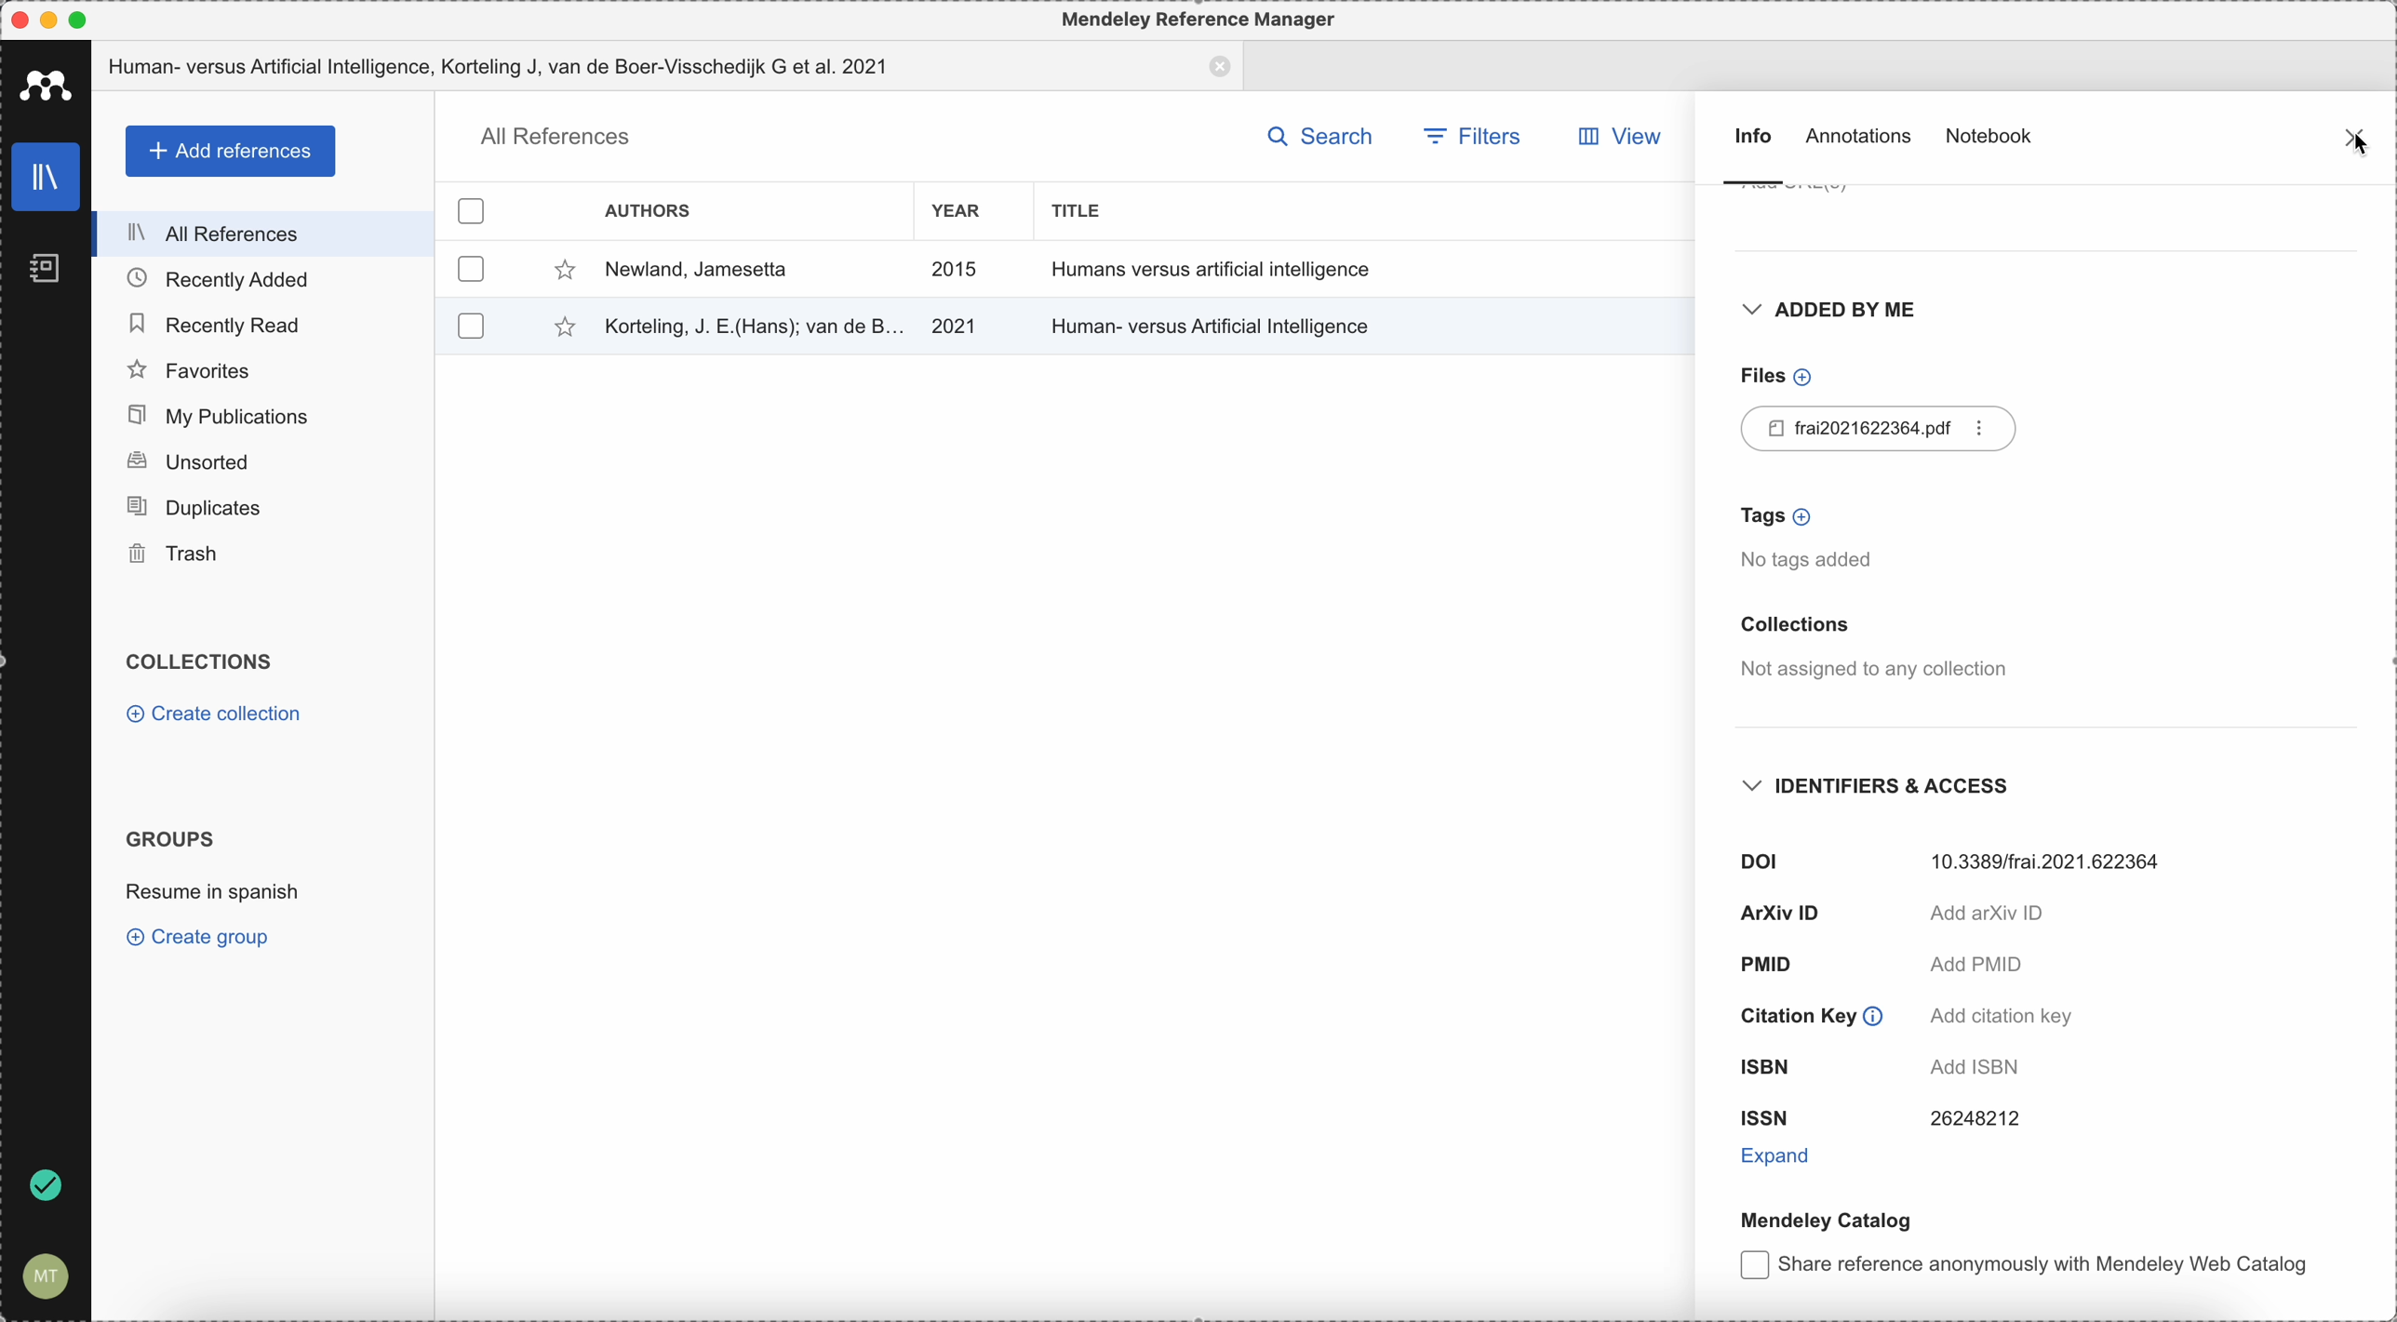 The image size is (2397, 1322). What do you see at coordinates (1751, 155) in the screenshot?
I see `info` at bounding box center [1751, 155].